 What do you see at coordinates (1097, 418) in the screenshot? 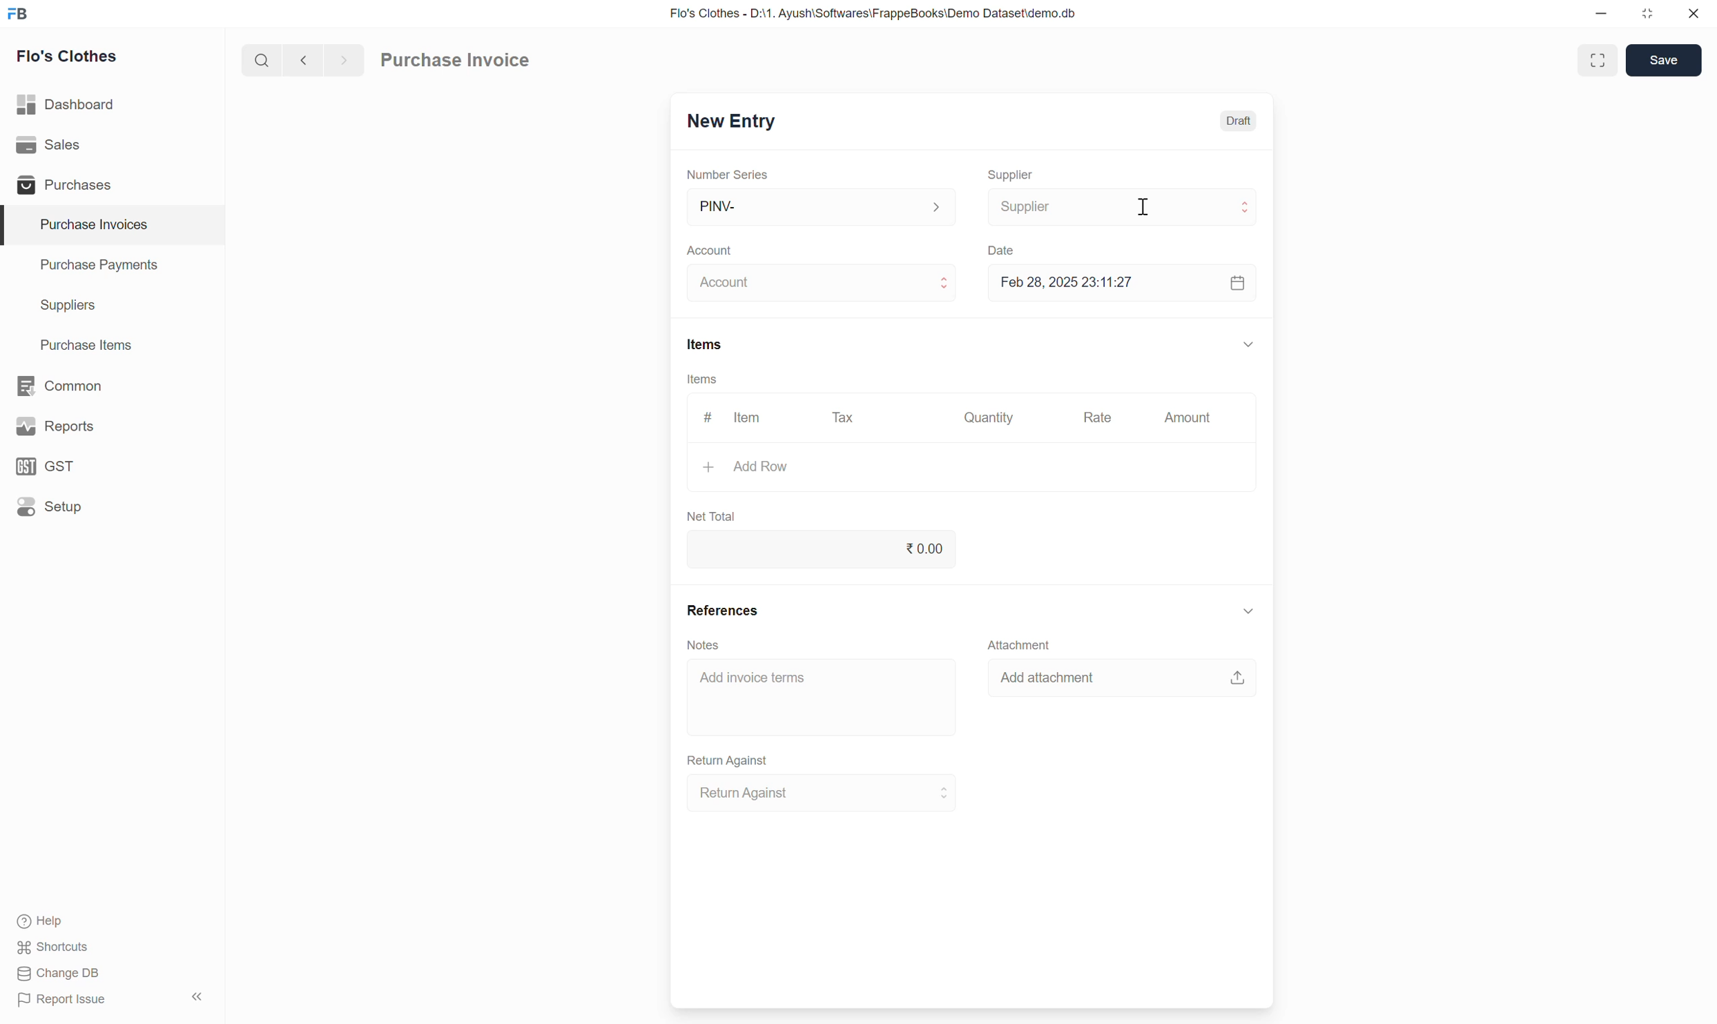
I see `Rate` at bounding box center [1097, 418].